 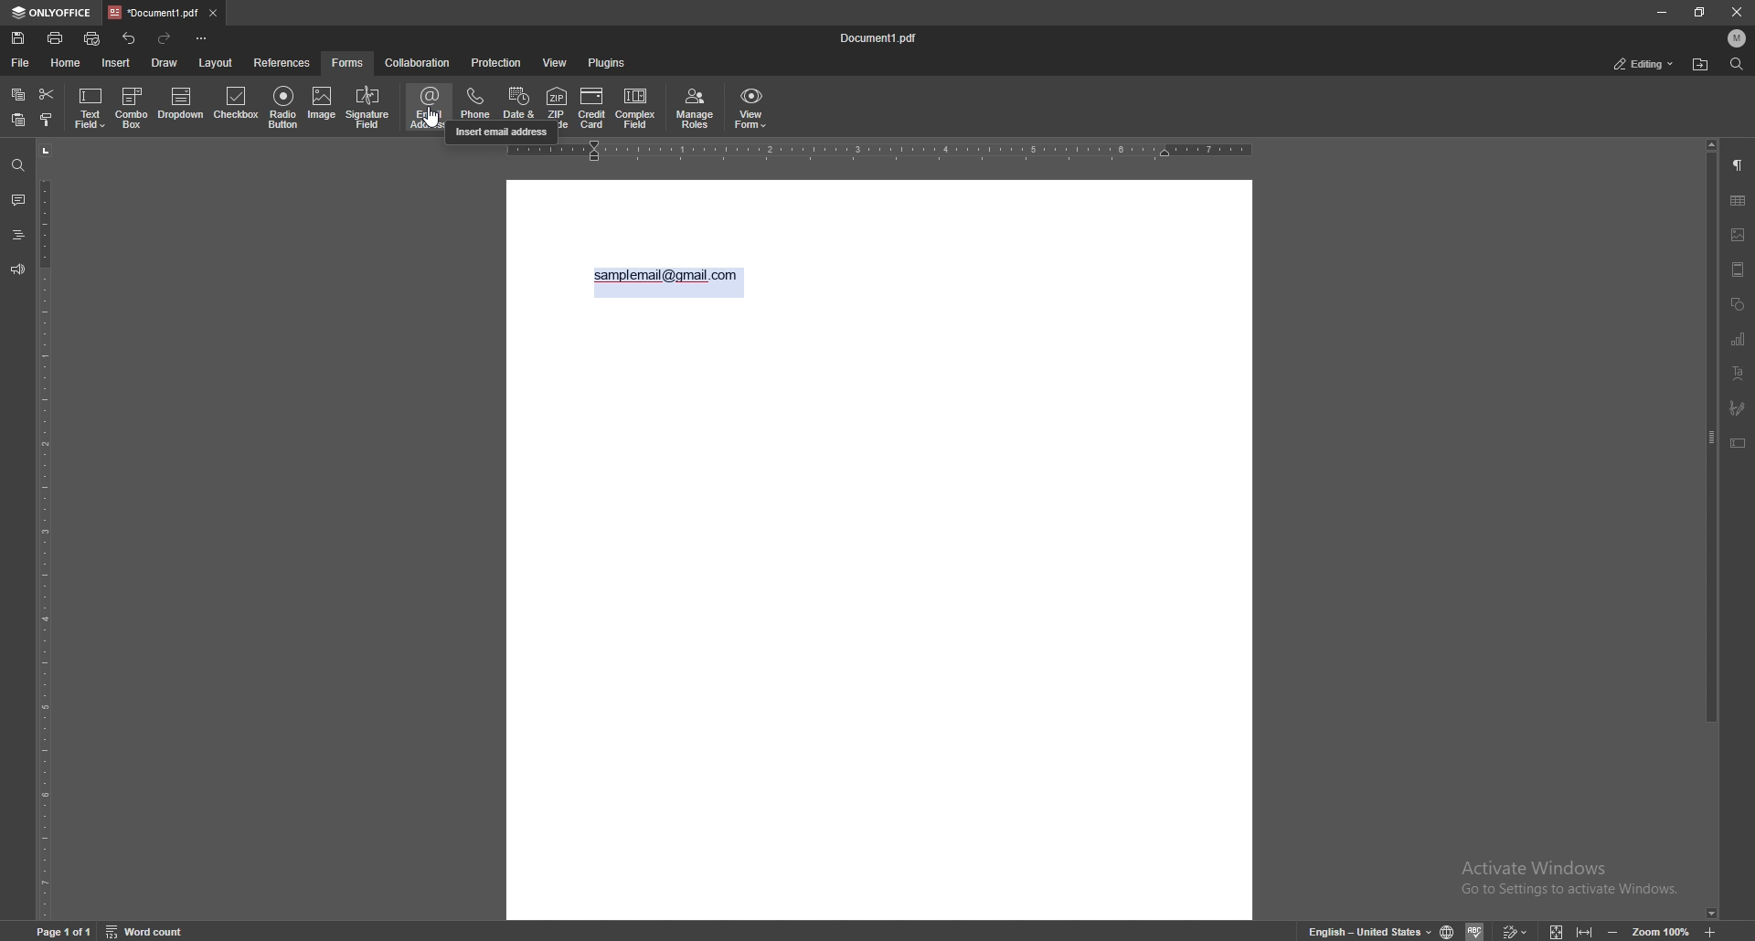 What do you see at coordinates (1710, 928) in the screenshot?
I see `zoom in` at bounding box center [1710, 928].